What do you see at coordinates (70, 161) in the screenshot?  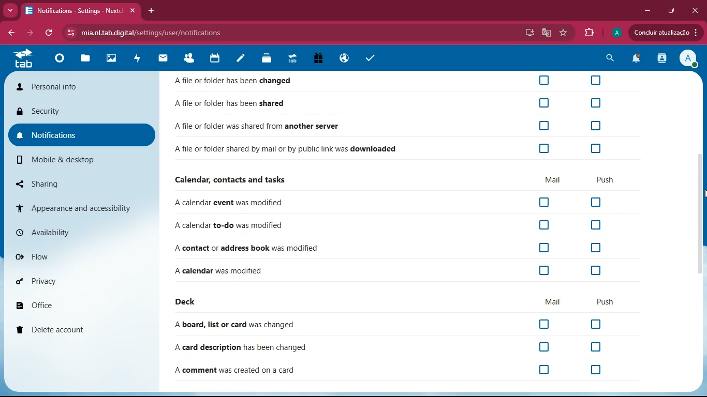 I see `mobile & desktop` at bounding box center [70, 161].